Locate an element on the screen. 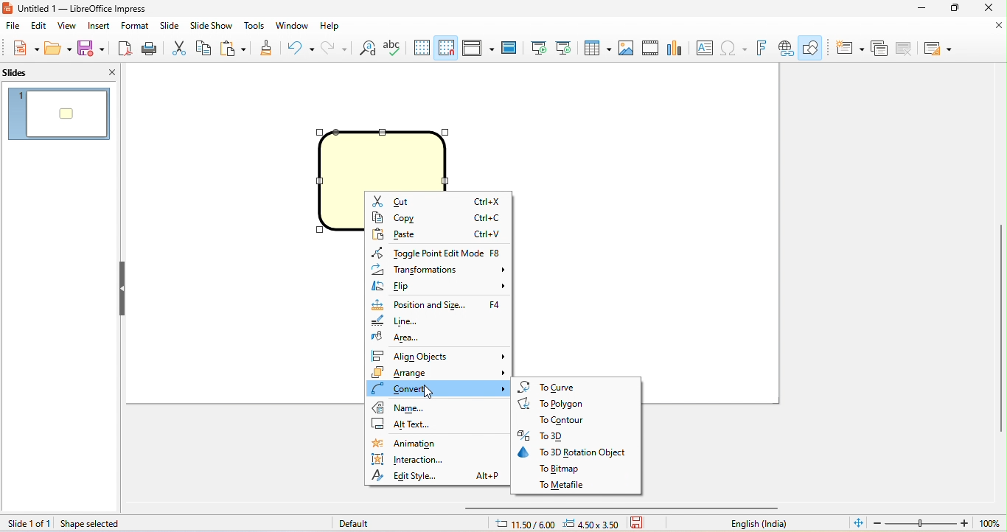 The height and width of the screenshot is (532, 1007). new is located at coordinates (20, 47).